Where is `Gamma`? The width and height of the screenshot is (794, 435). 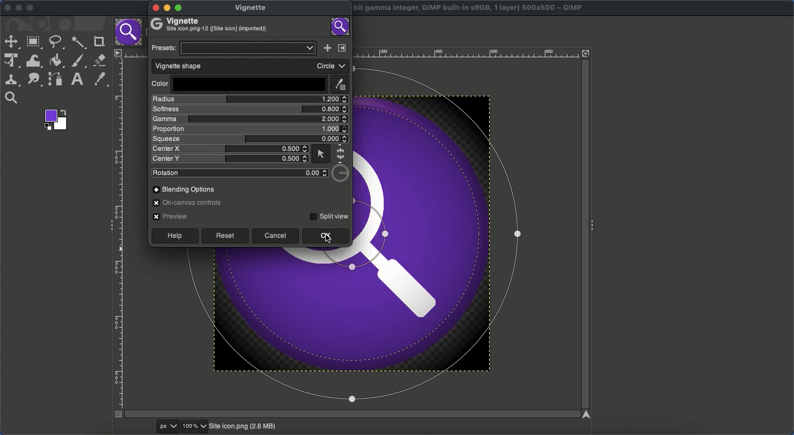
Gamma is located at coordinates (248, 119).